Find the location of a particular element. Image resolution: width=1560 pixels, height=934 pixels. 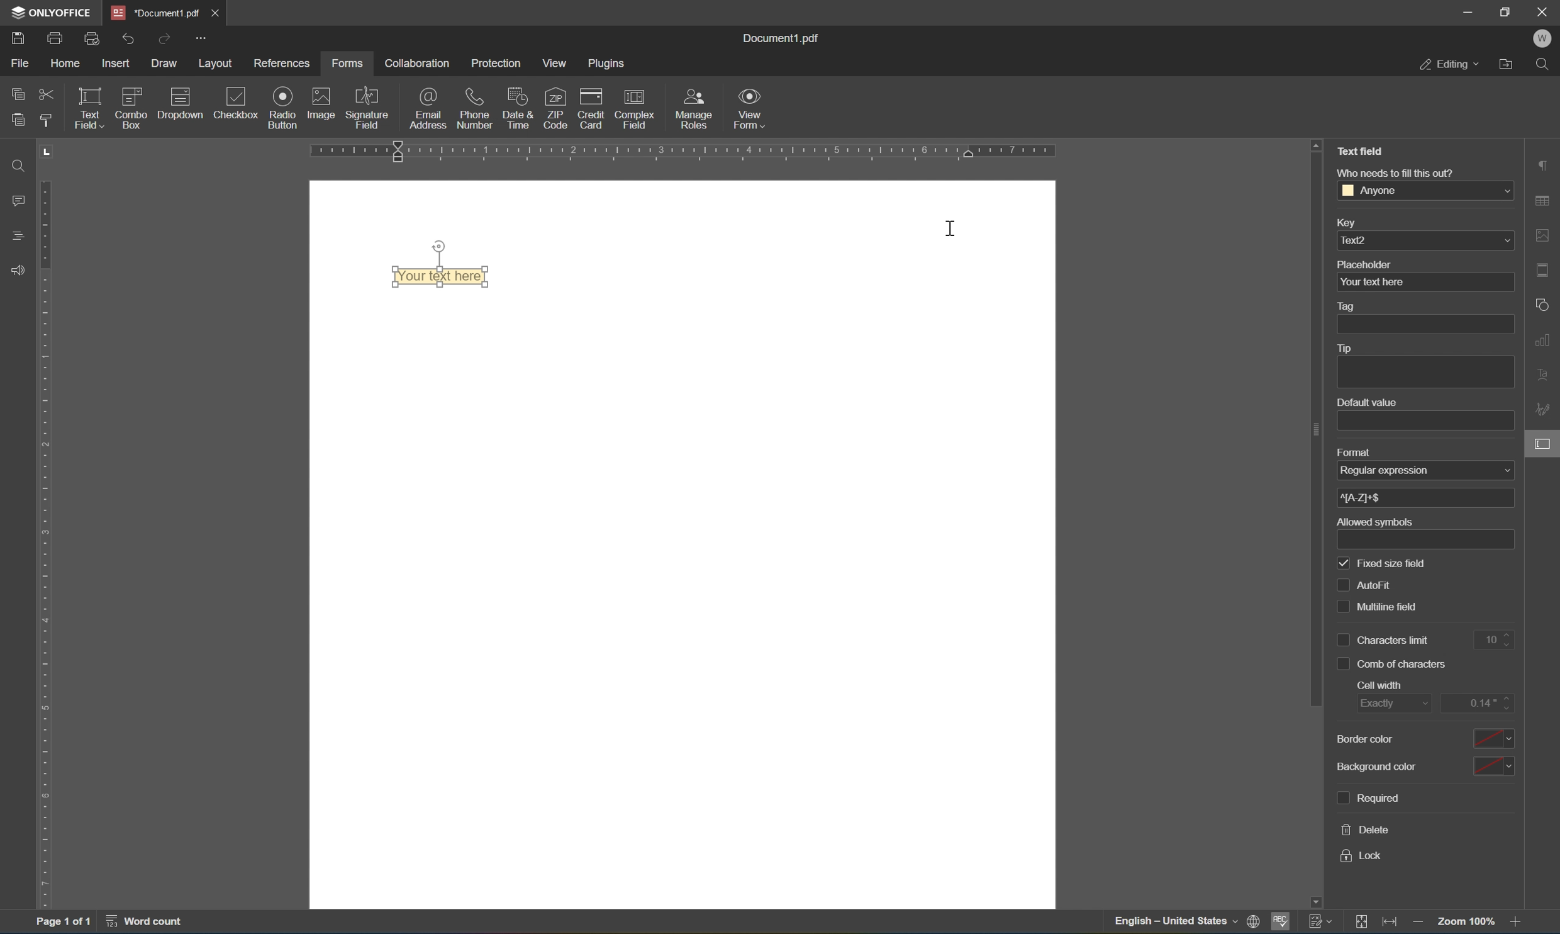

cell width is located at coordinates (1379, 685).